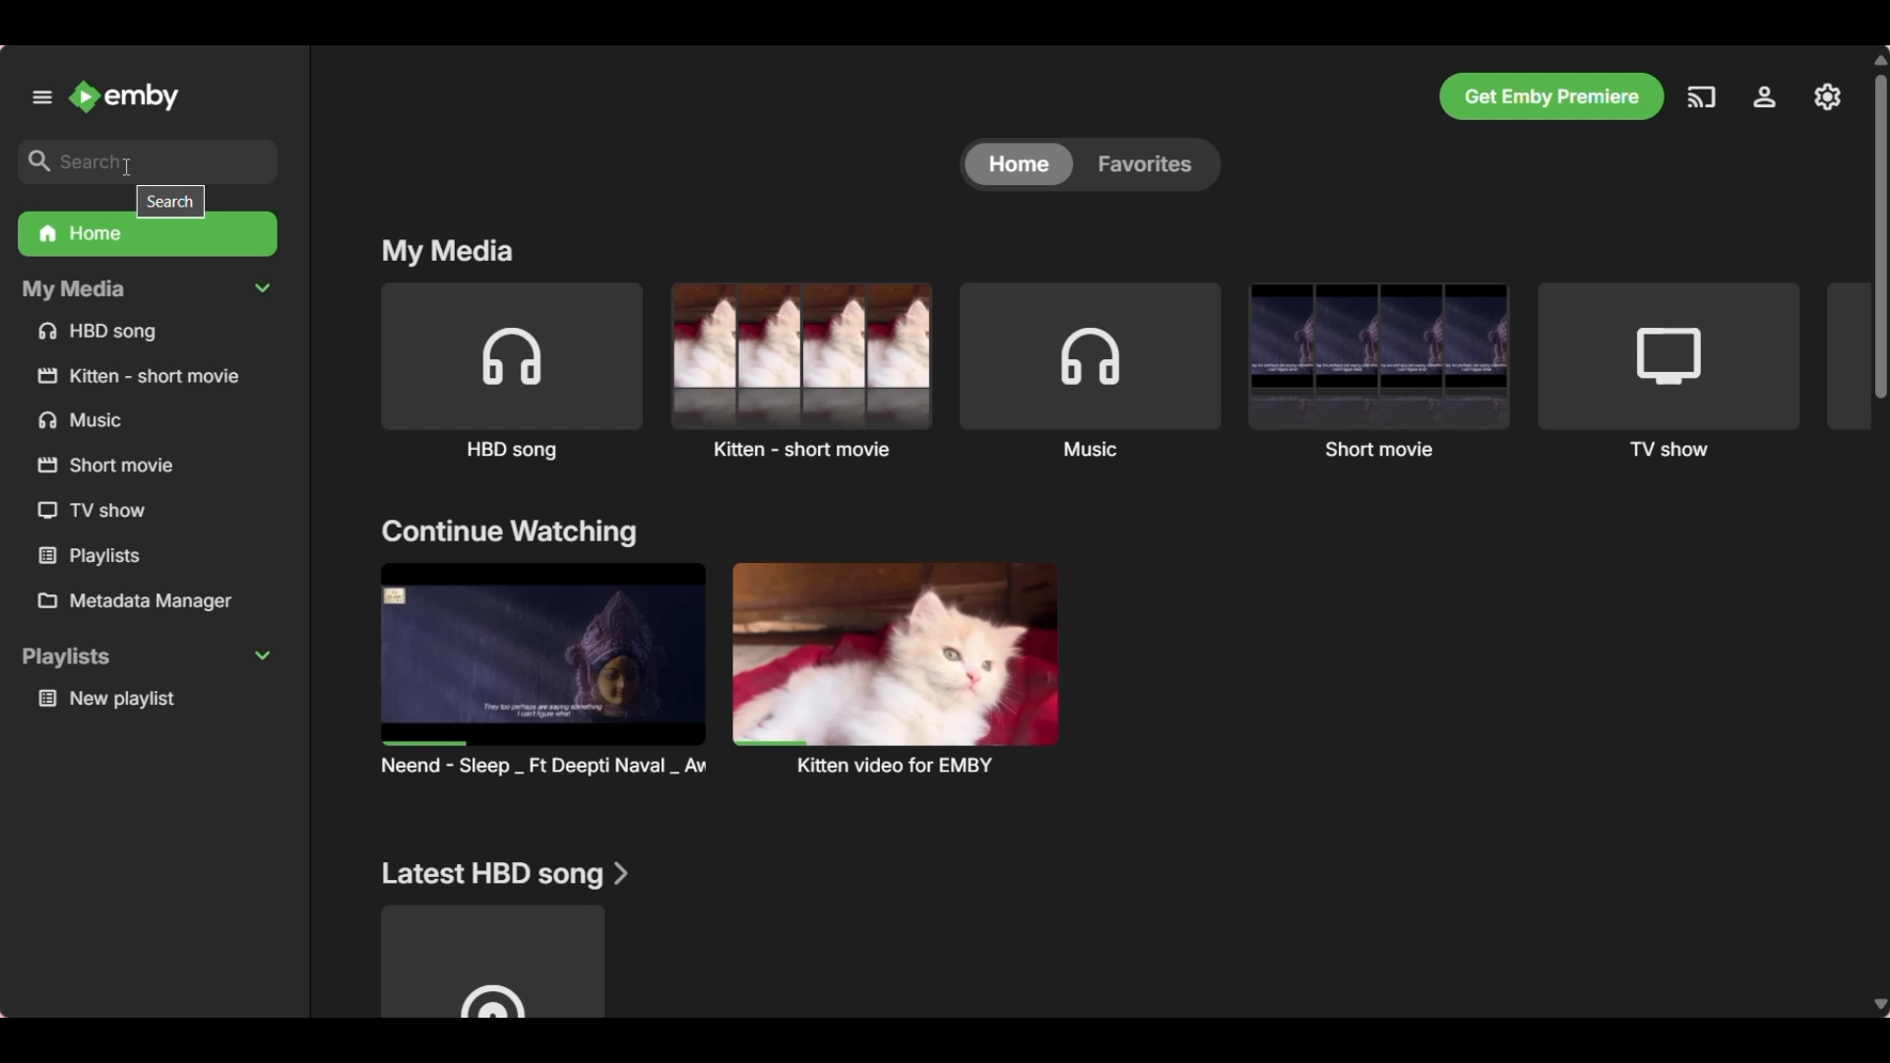 The width and height of the screenshot is (1890, 1063). Describe the element at coordinates (155, 601) in the screenshot. I see `Metadata manager` at that location.